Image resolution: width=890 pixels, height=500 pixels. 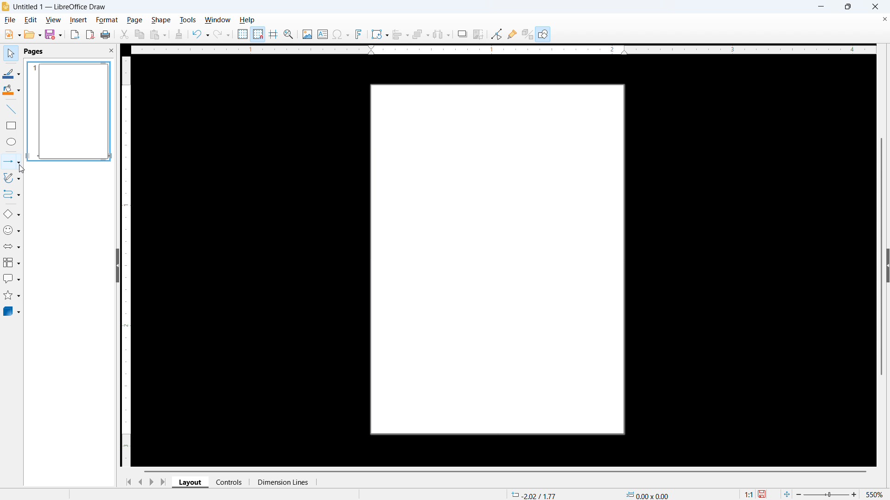 I want to click on Insert font work text , so click(x=359, y=34).